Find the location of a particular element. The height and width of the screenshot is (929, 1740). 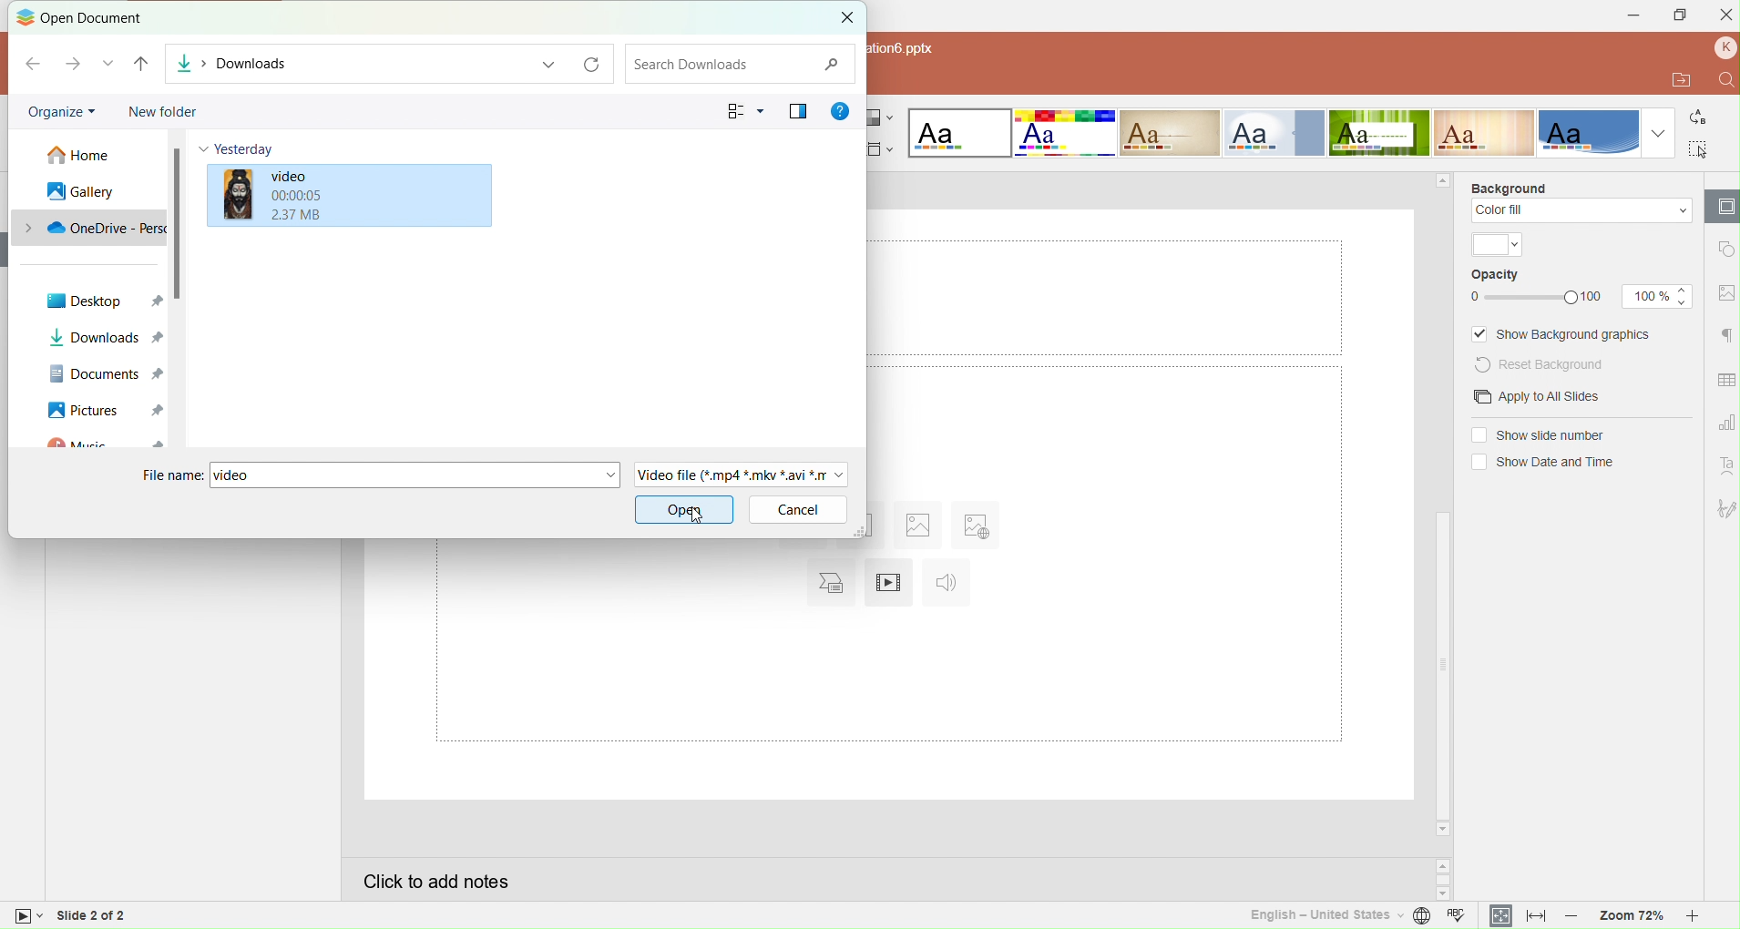

Replace is located at coordinates (1699, 115).